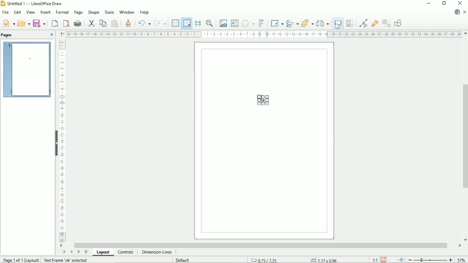  What do you see at coordinates (277, 24) in the screenshot?
I see `Transformations` at bounding box center [277, 24].